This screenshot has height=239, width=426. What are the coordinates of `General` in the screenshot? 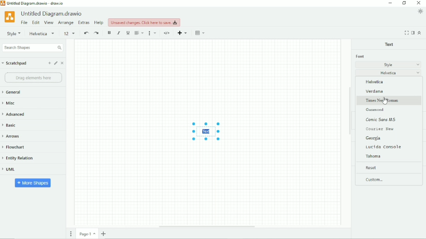 It's located at (14, 92).